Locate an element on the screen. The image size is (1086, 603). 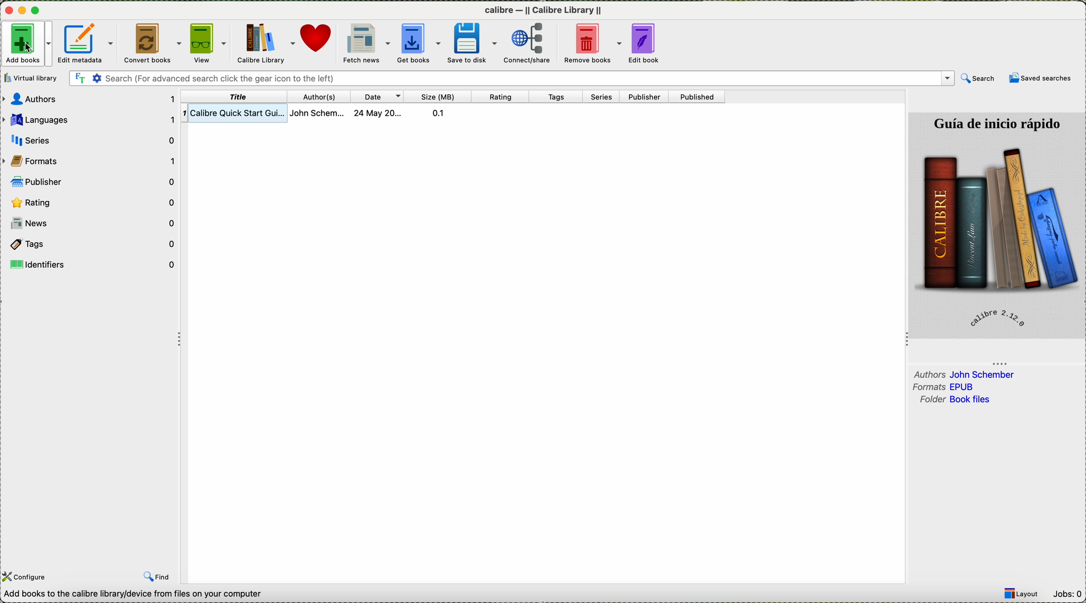
authors is located at coordinates (91, 99).